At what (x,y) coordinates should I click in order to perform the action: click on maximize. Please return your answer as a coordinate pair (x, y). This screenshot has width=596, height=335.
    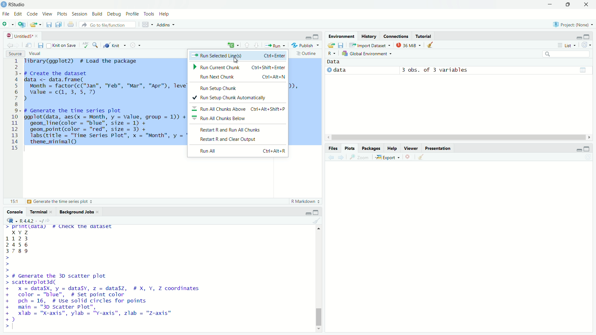
    Looking at the image, I should click on (318, 35).